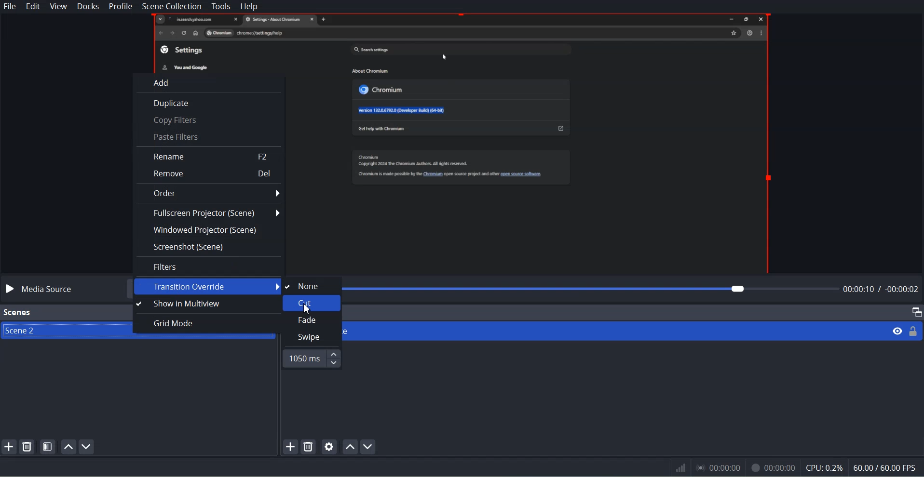  I want to click on Fade, so click(311, 320).